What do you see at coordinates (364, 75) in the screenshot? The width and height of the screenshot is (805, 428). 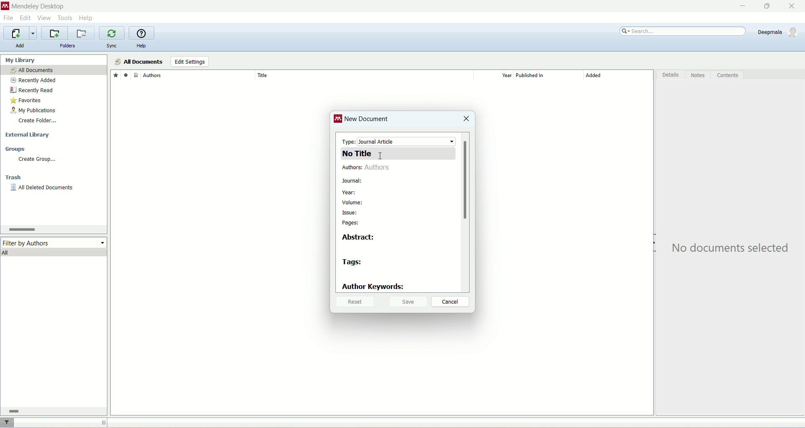 I see `title` at bounding box center [364, 75].